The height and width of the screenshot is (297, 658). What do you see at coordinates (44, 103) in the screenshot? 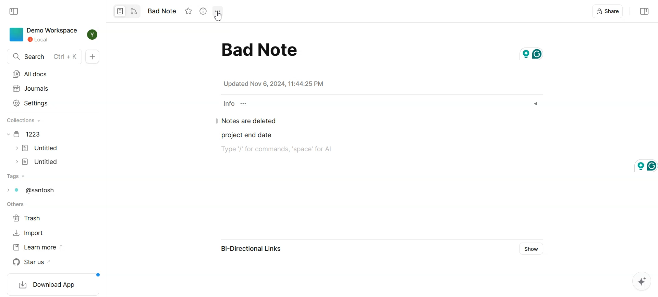
I see `Settings` at bounding box center [44, 103].